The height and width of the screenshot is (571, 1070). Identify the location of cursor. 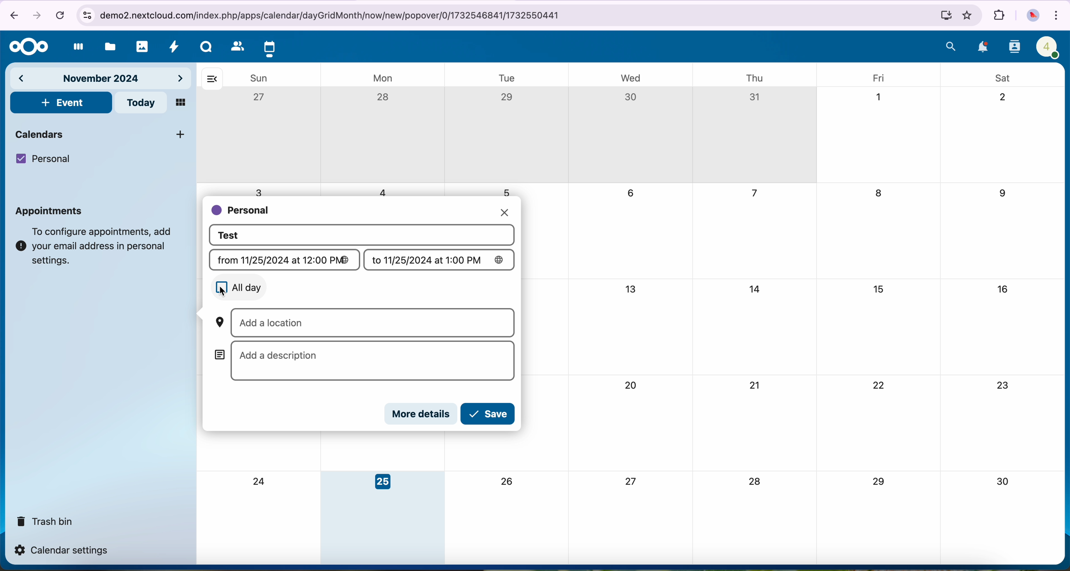
(222, 294).